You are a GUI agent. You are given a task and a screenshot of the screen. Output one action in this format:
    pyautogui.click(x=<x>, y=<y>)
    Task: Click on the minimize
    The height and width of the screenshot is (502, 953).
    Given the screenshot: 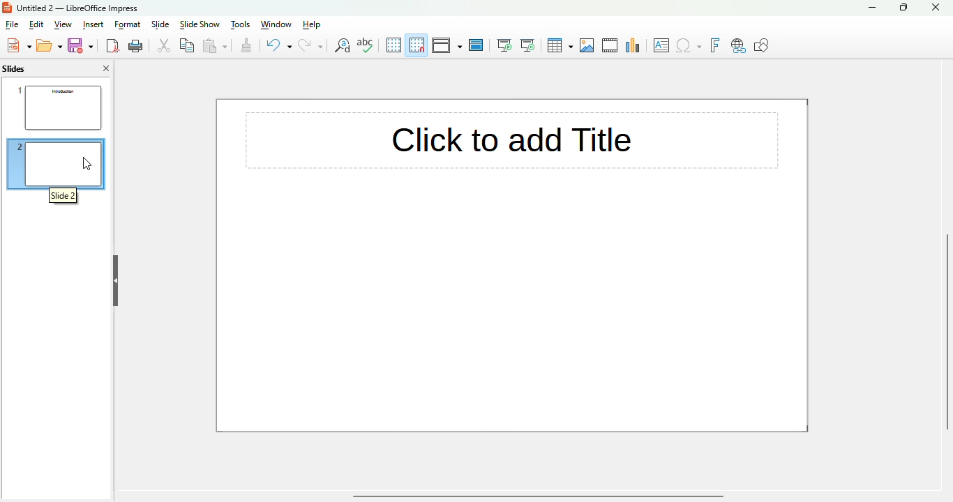 What is the action you would take?
    pyautogui.click(x=873, y=7)
    